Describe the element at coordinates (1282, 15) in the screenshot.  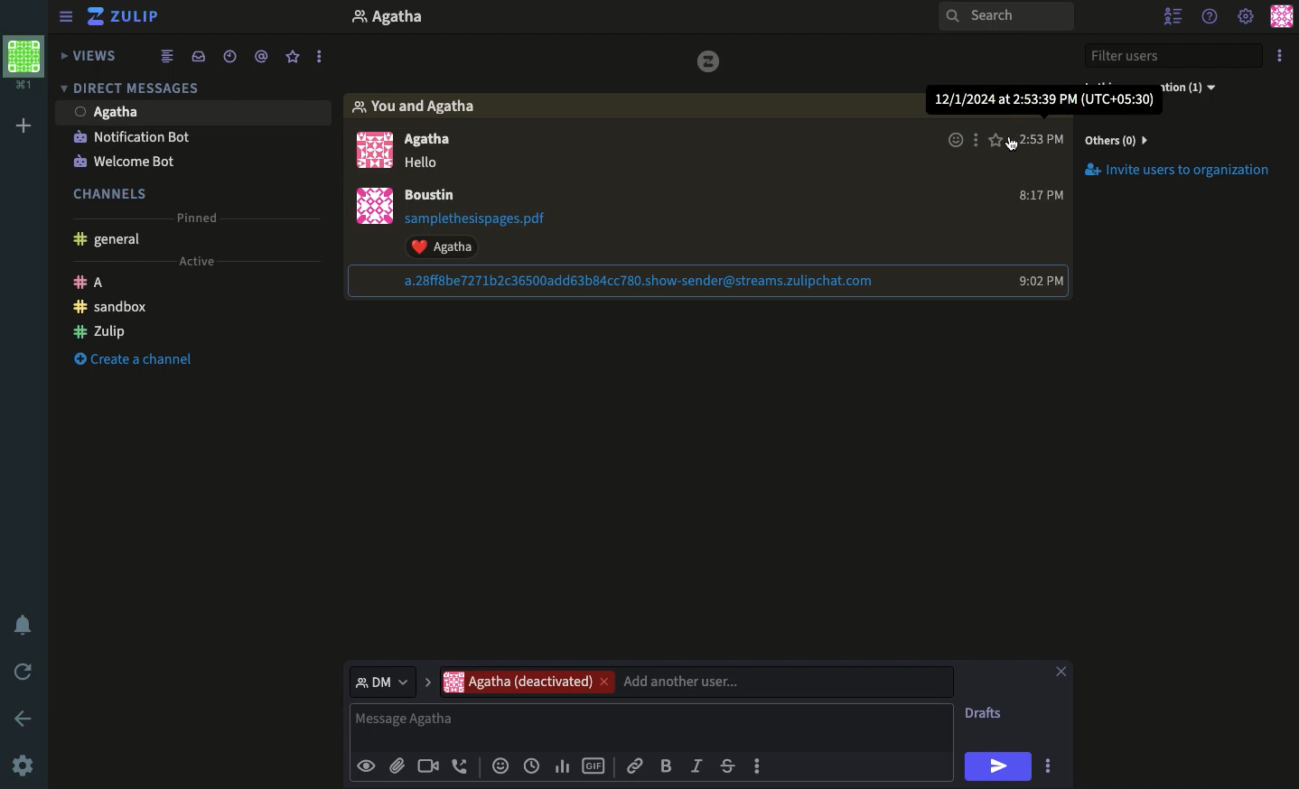
I see `Profile` at that location.